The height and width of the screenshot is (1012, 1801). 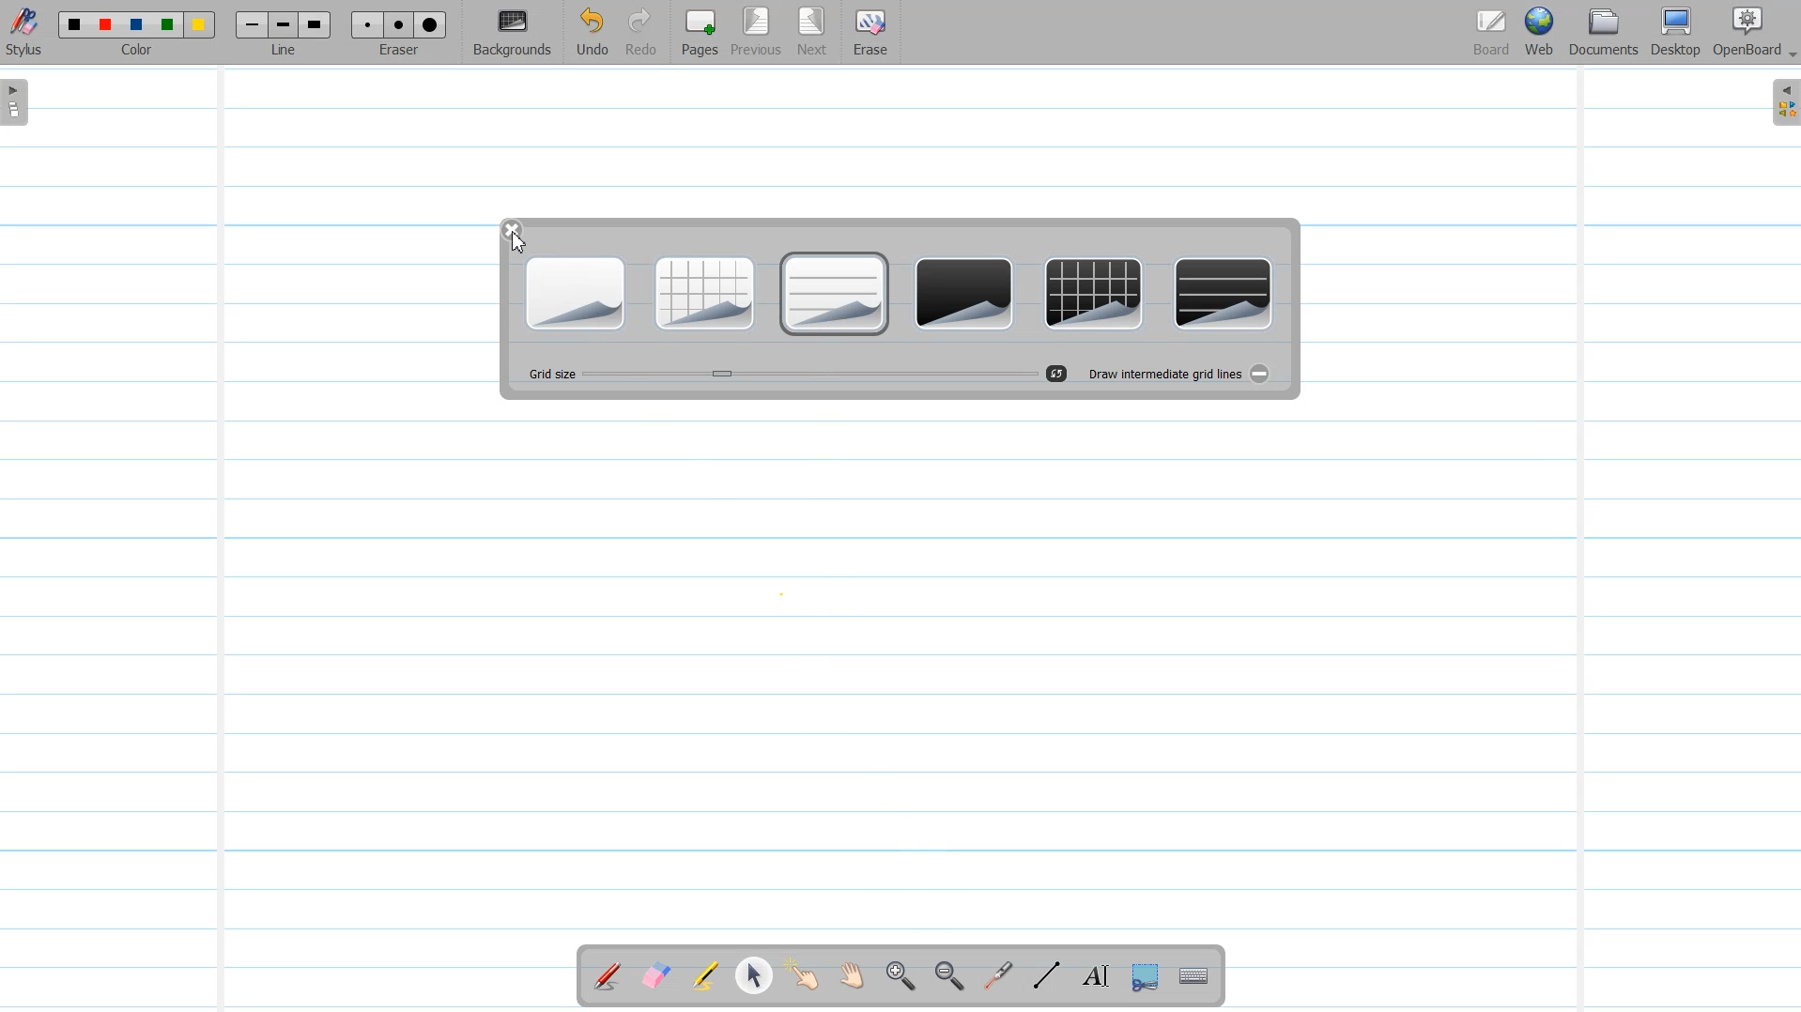 What do you see at coordinates (828, 310) in the screenshot?
I see `Cursor` at bounding box center [828, 310].